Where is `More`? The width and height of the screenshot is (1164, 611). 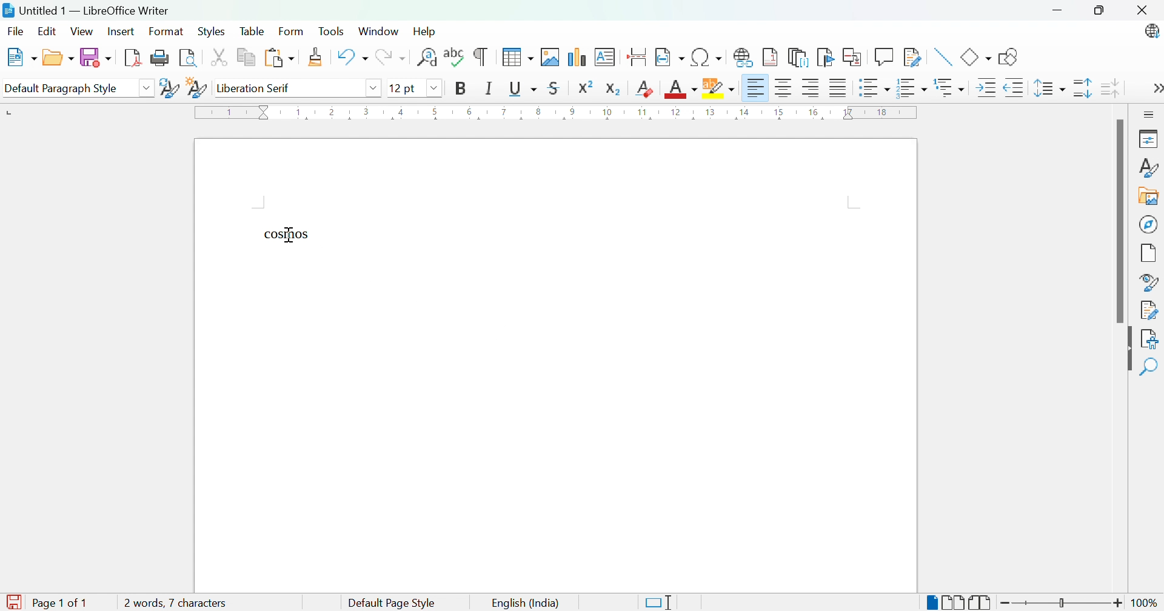
More is located at coordinates (1157, 90).